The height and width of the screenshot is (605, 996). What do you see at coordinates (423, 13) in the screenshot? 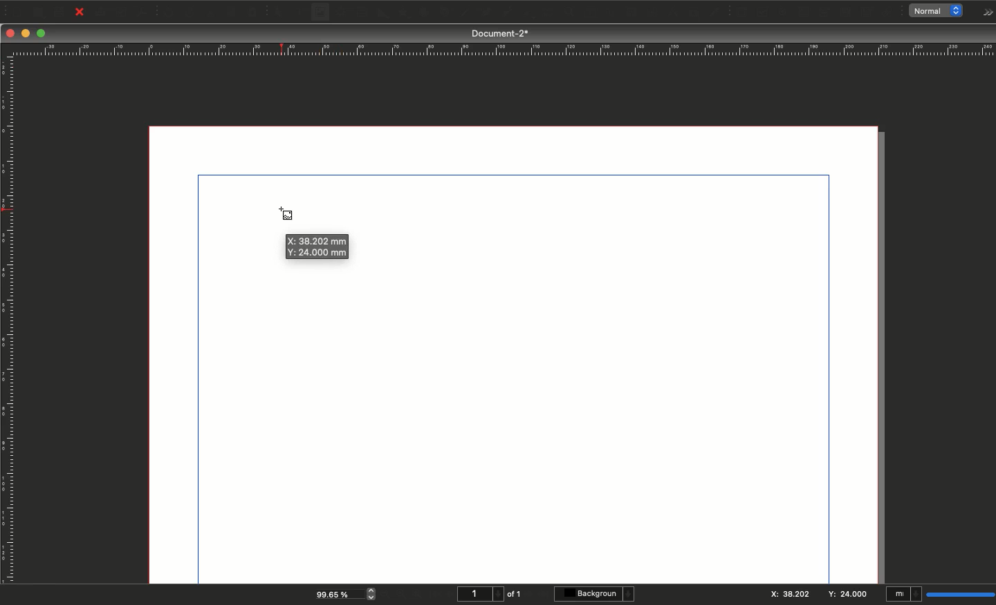
I see `Arc` at bounding box center [423, 13].